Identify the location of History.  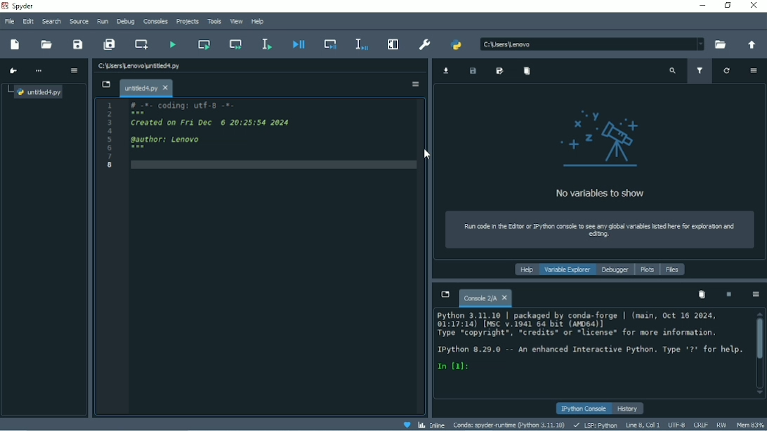
(631, 409).